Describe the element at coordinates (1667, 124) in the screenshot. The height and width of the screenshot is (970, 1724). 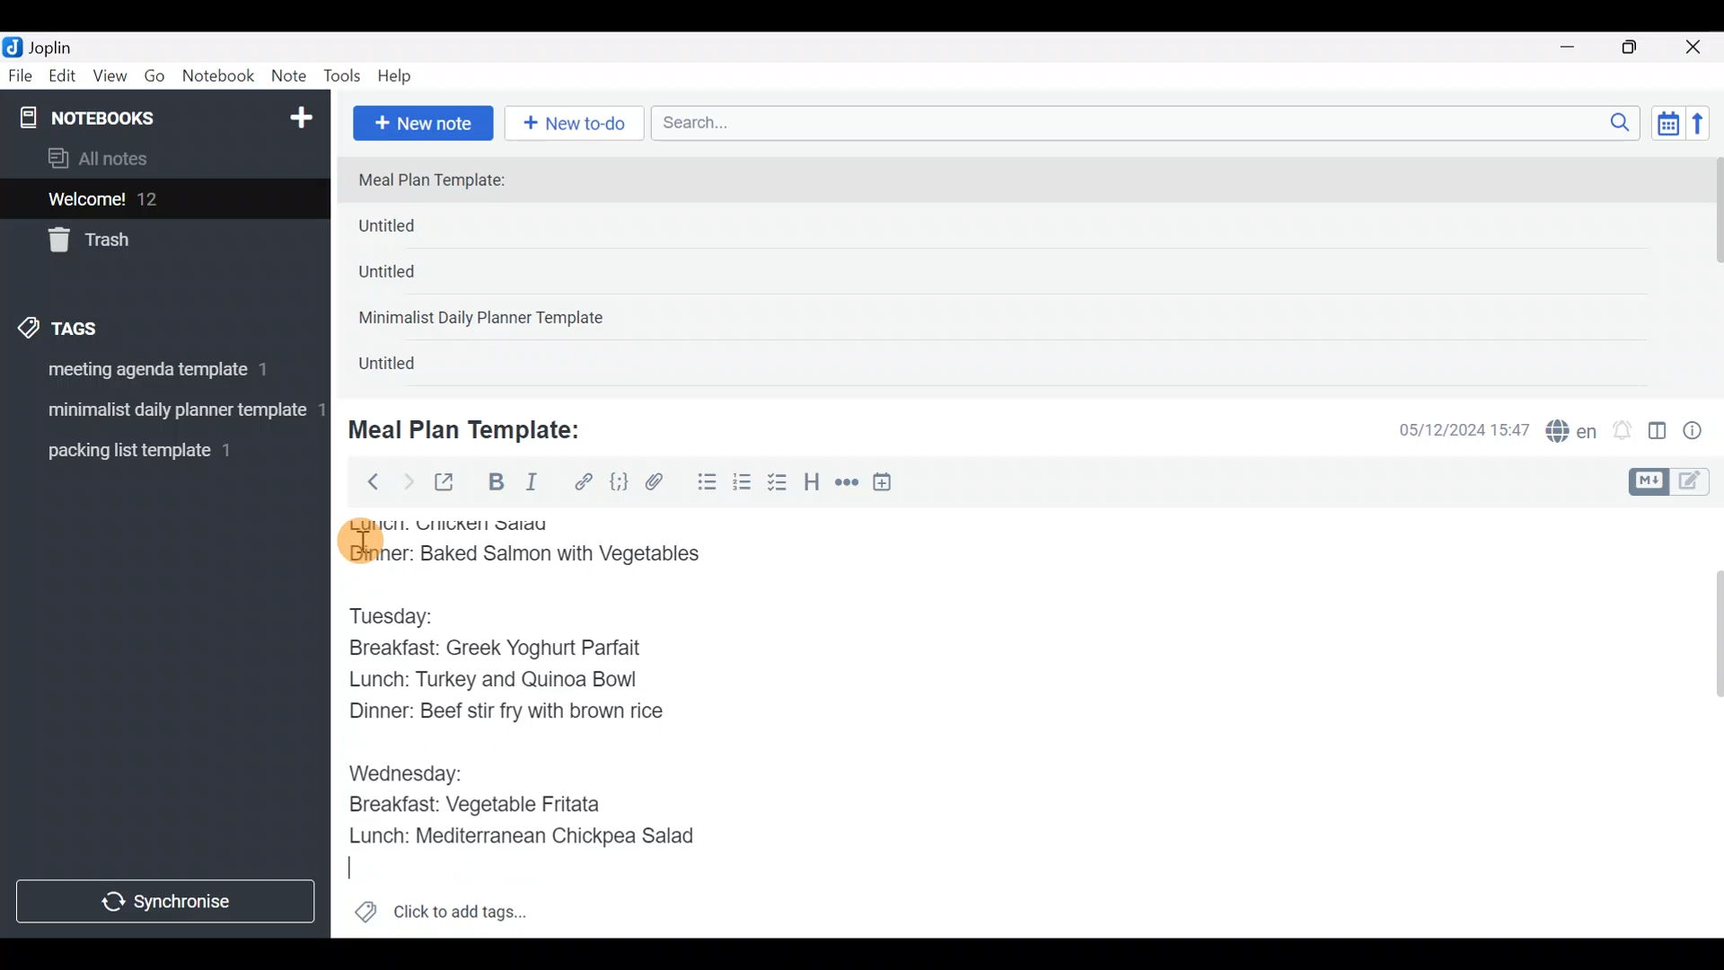
I see `Toggle sort order` at that location.